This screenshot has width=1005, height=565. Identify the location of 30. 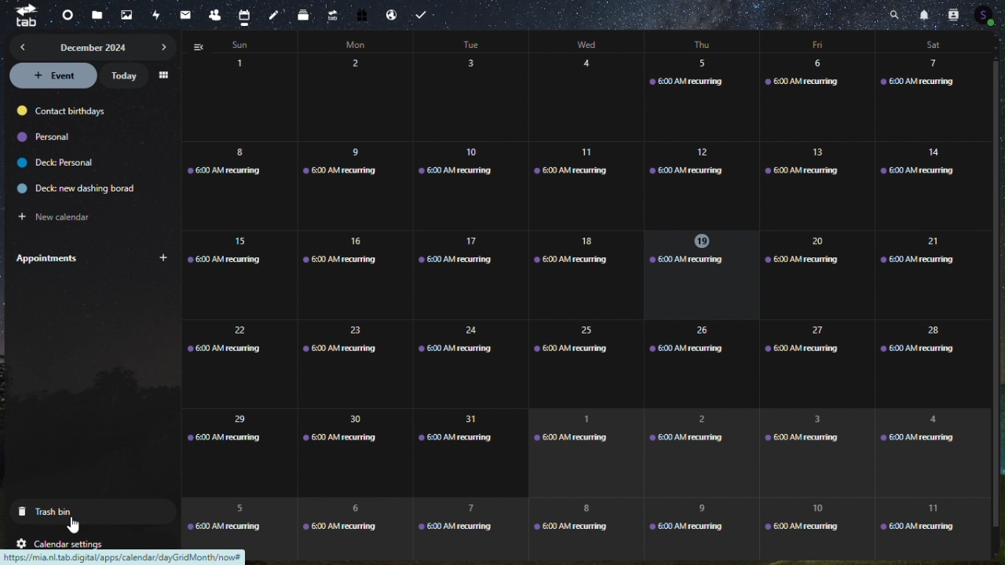
(344, 450).